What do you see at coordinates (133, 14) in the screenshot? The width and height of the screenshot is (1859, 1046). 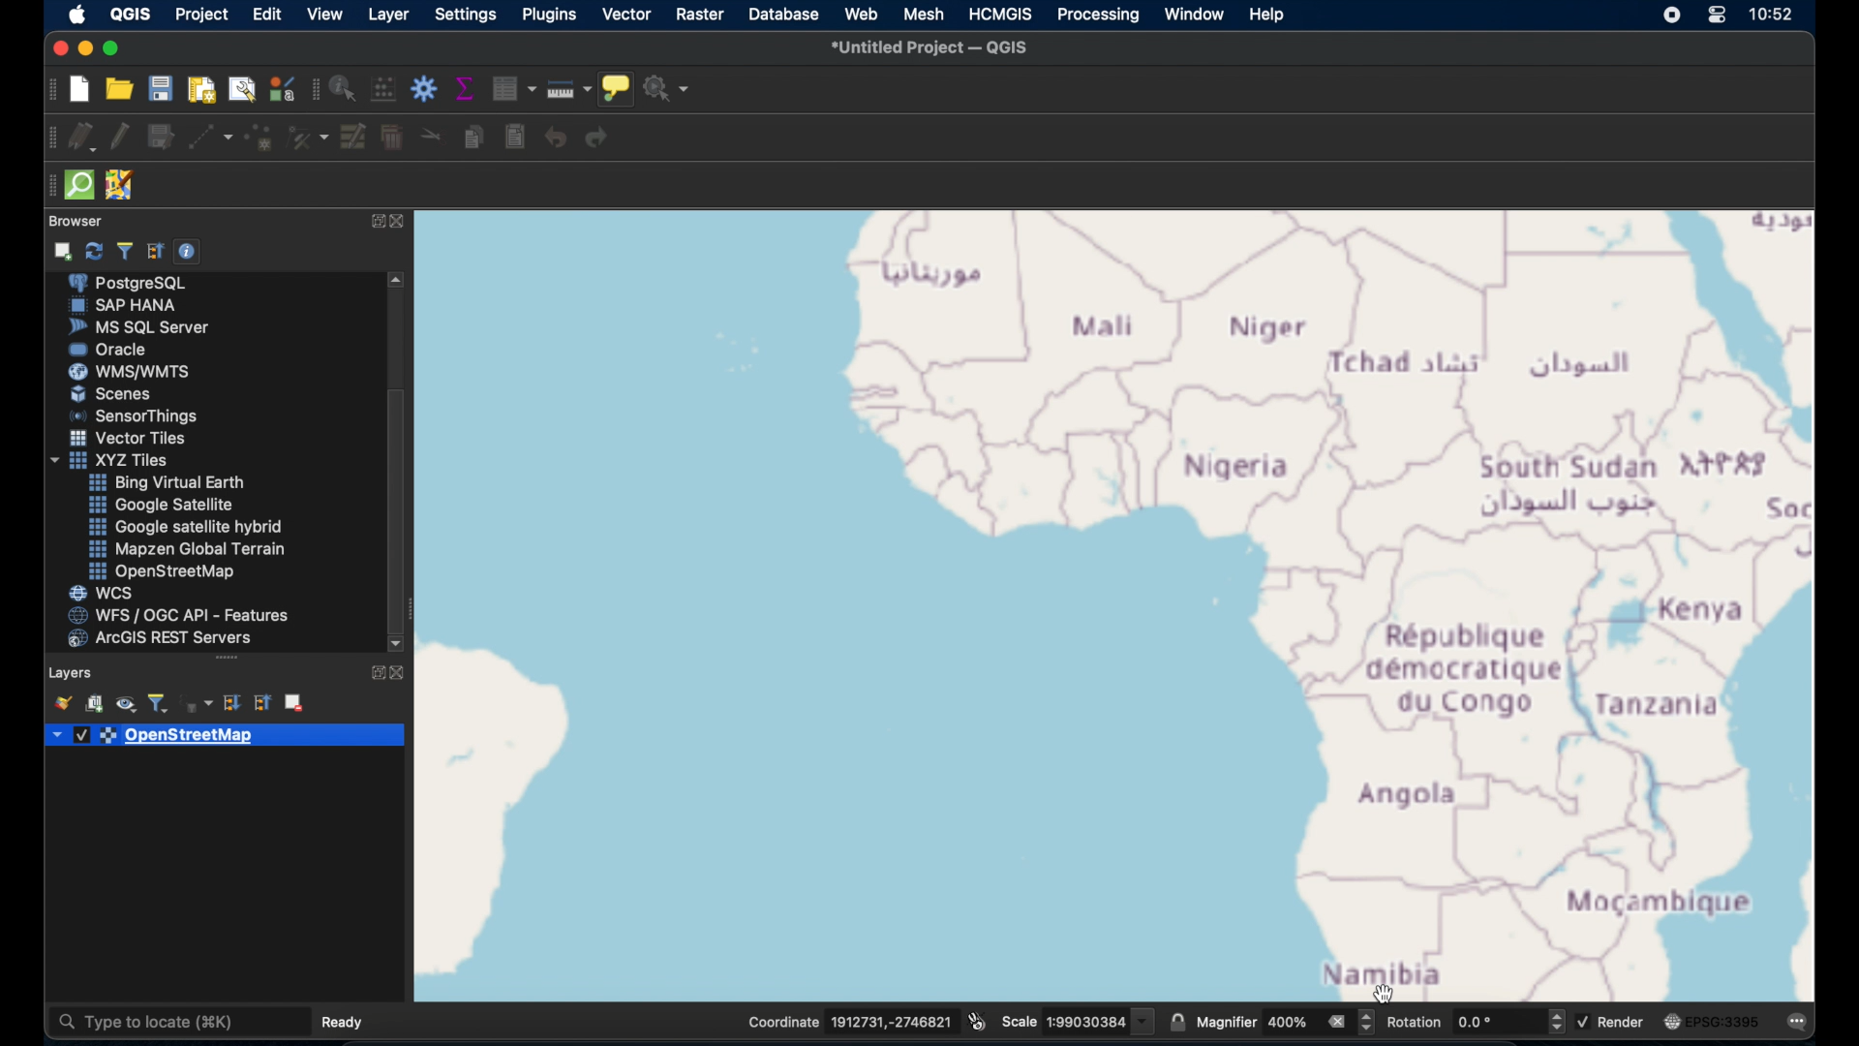 I see `QGIS` at bounding box center [133, 14].